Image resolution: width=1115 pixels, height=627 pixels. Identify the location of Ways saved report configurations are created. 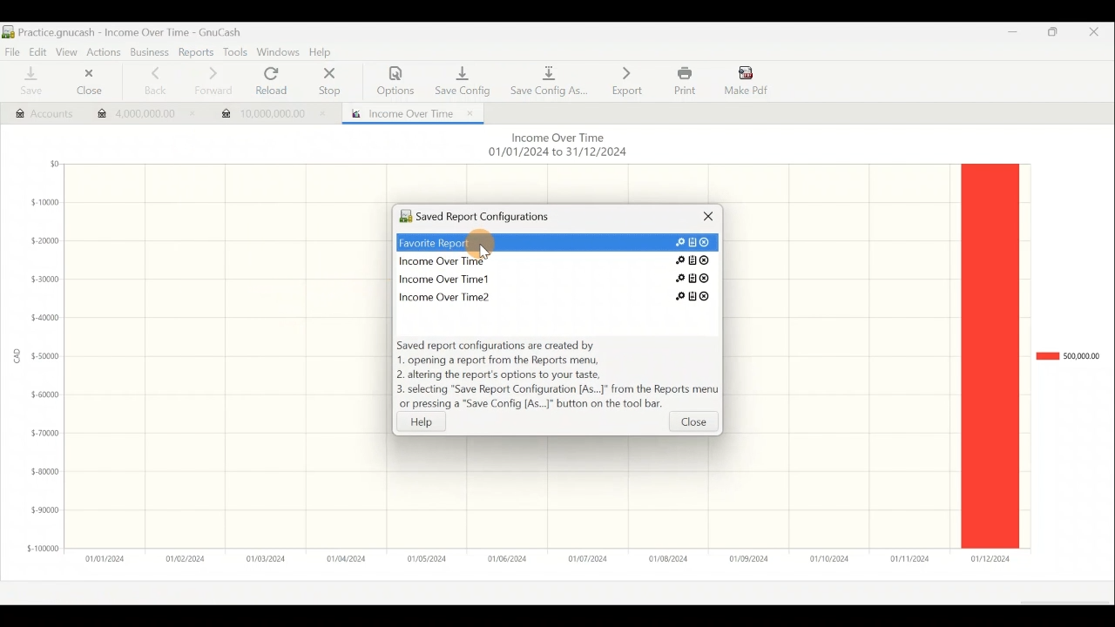
(557, 376).